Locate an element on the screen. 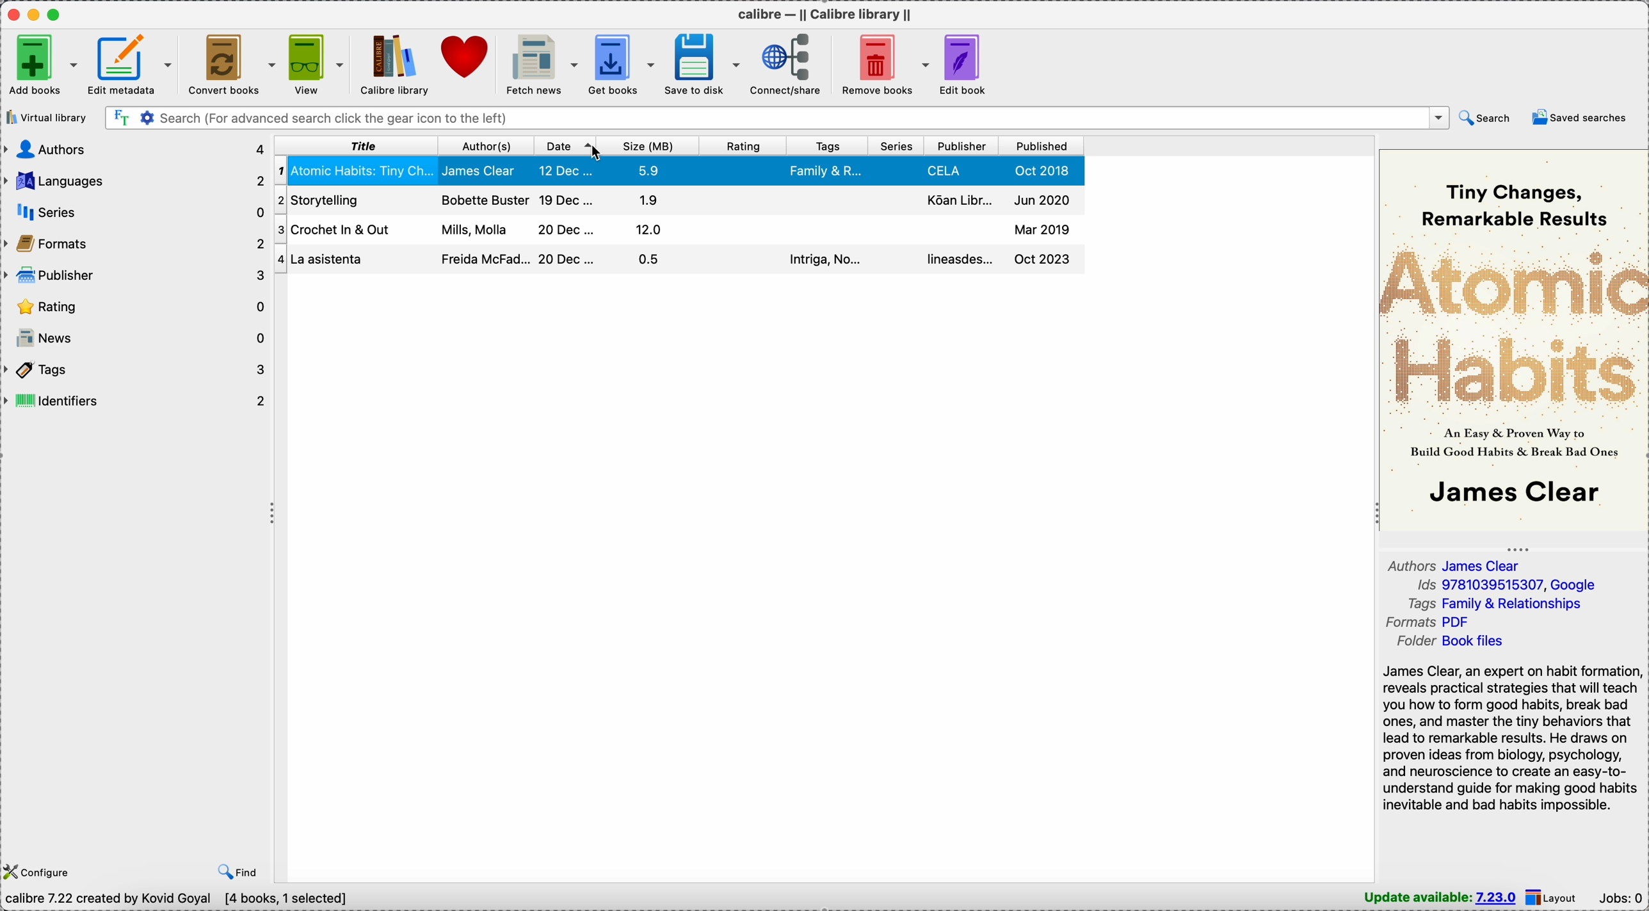  formats is located at coordinates (136, 246).